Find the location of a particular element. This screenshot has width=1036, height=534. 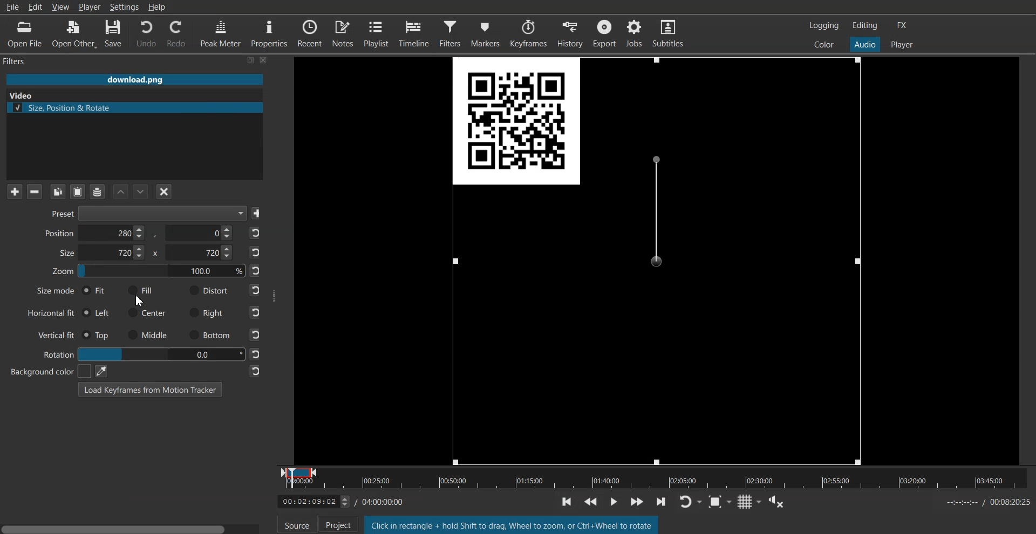

Toggle Zoom is located at coordinates (715, 503).